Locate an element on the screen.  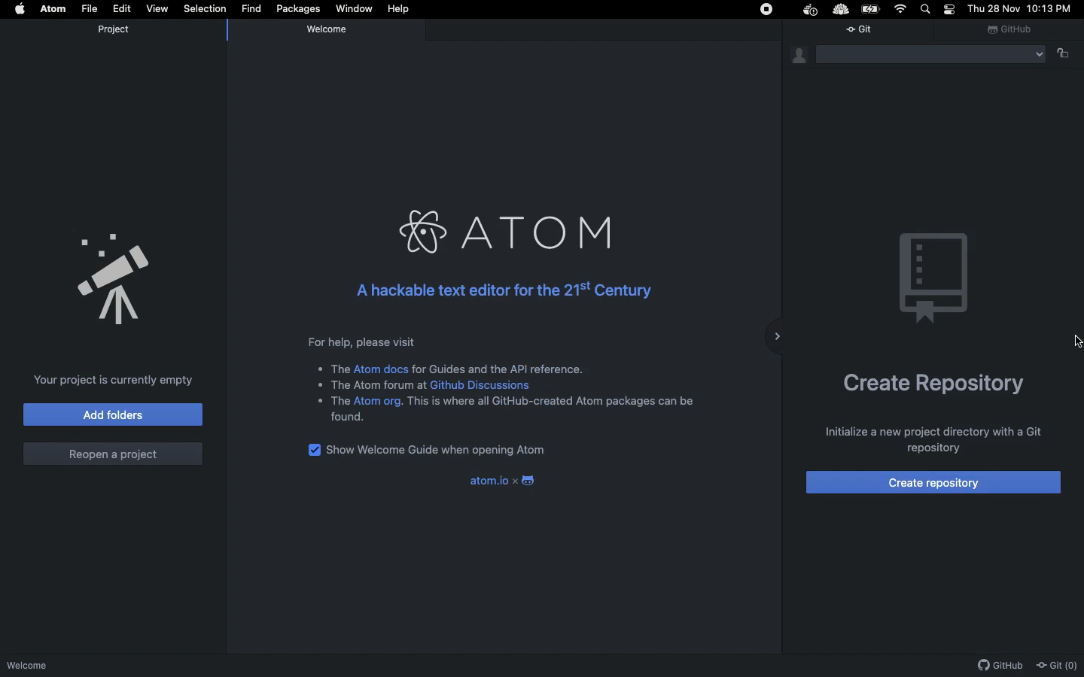
Apple logo is located at coordinates (14, 9).